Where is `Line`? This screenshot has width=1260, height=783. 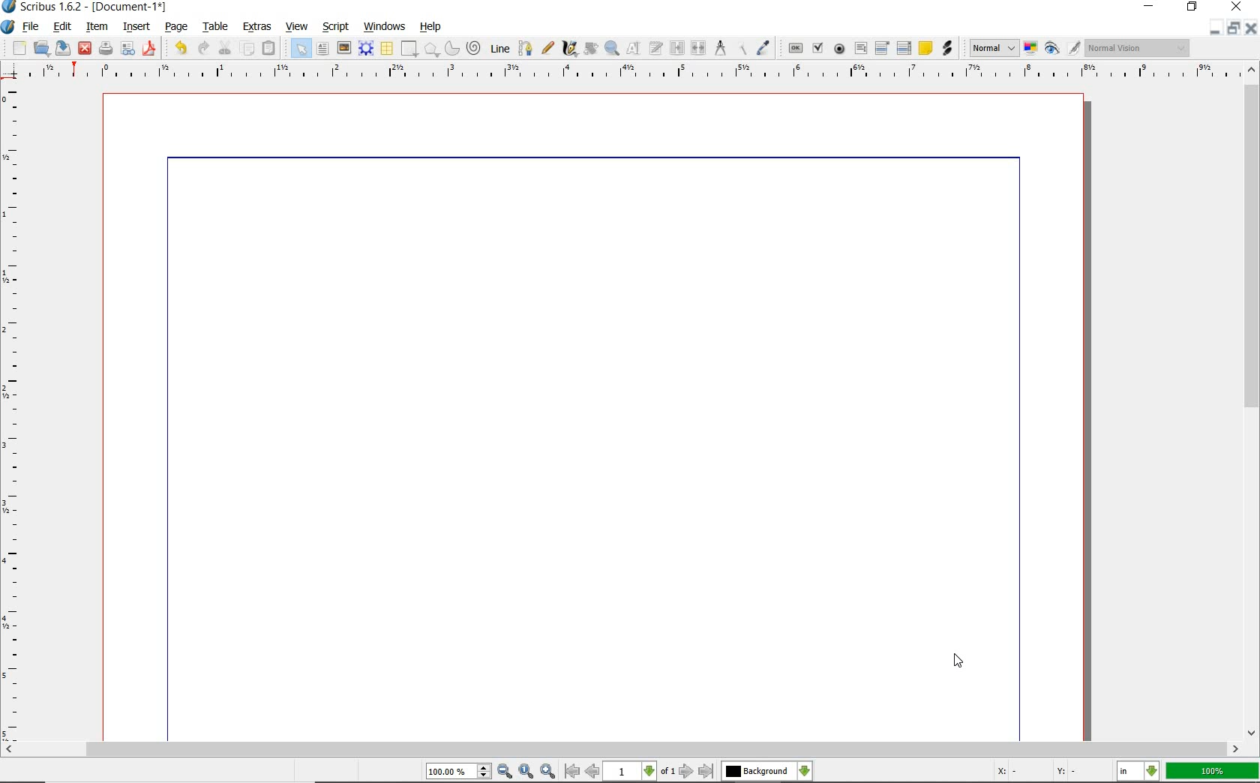
Line is located at coordinates (499, 49).